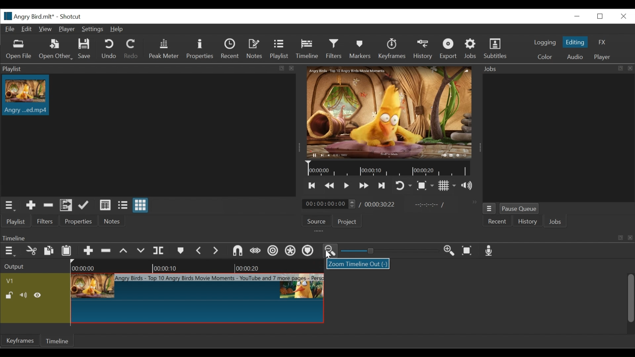 The width and height of the screenshot is (635, 357). Describe the element at coordinates (123, 205) in the screenshot. I see `View as files` at that location.